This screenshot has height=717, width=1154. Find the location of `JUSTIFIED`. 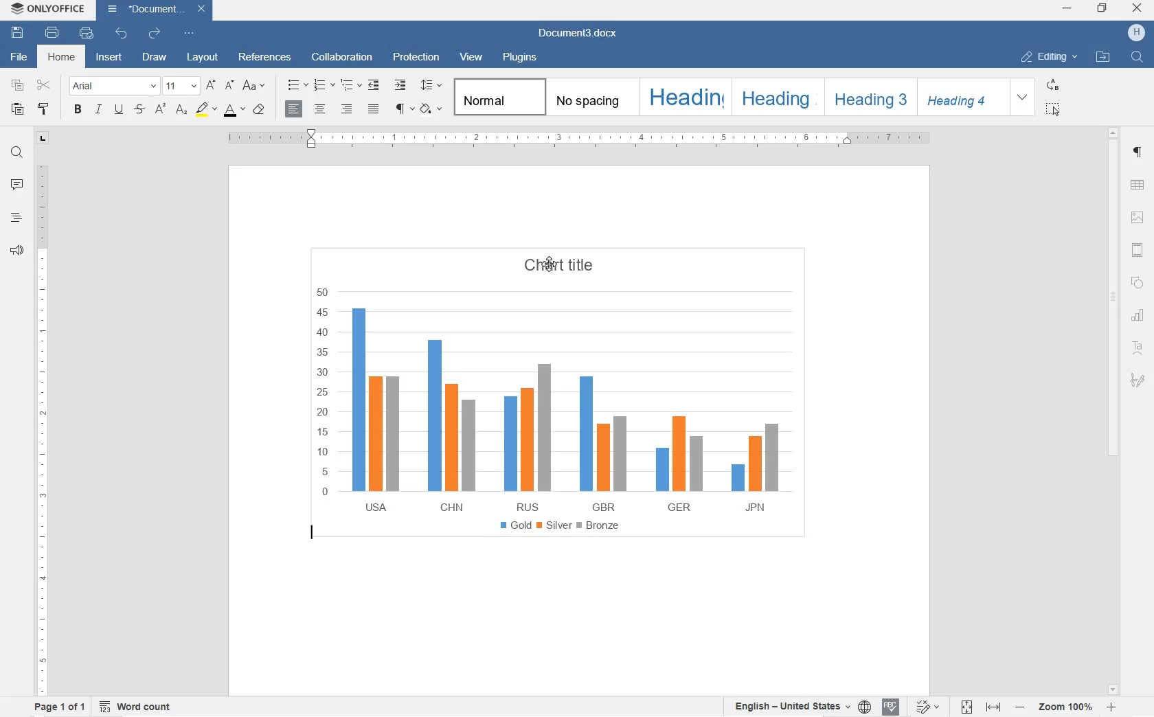

JUSTIFIED is located at coordinates (374, 110).